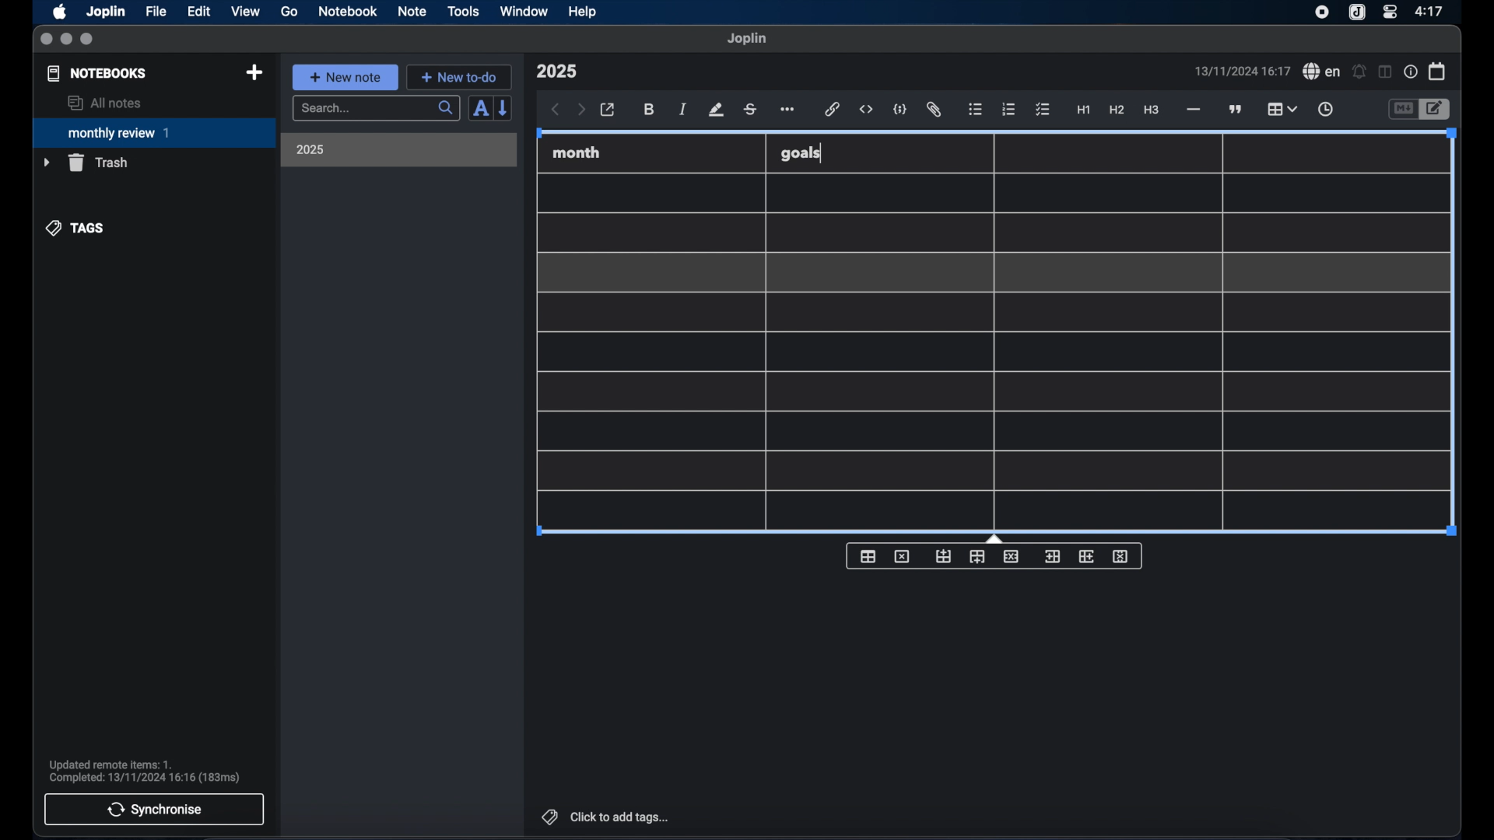  What do you see at coordinates (46, 40) in the screenshot?
I see `close` at bounding box center [46, 40].